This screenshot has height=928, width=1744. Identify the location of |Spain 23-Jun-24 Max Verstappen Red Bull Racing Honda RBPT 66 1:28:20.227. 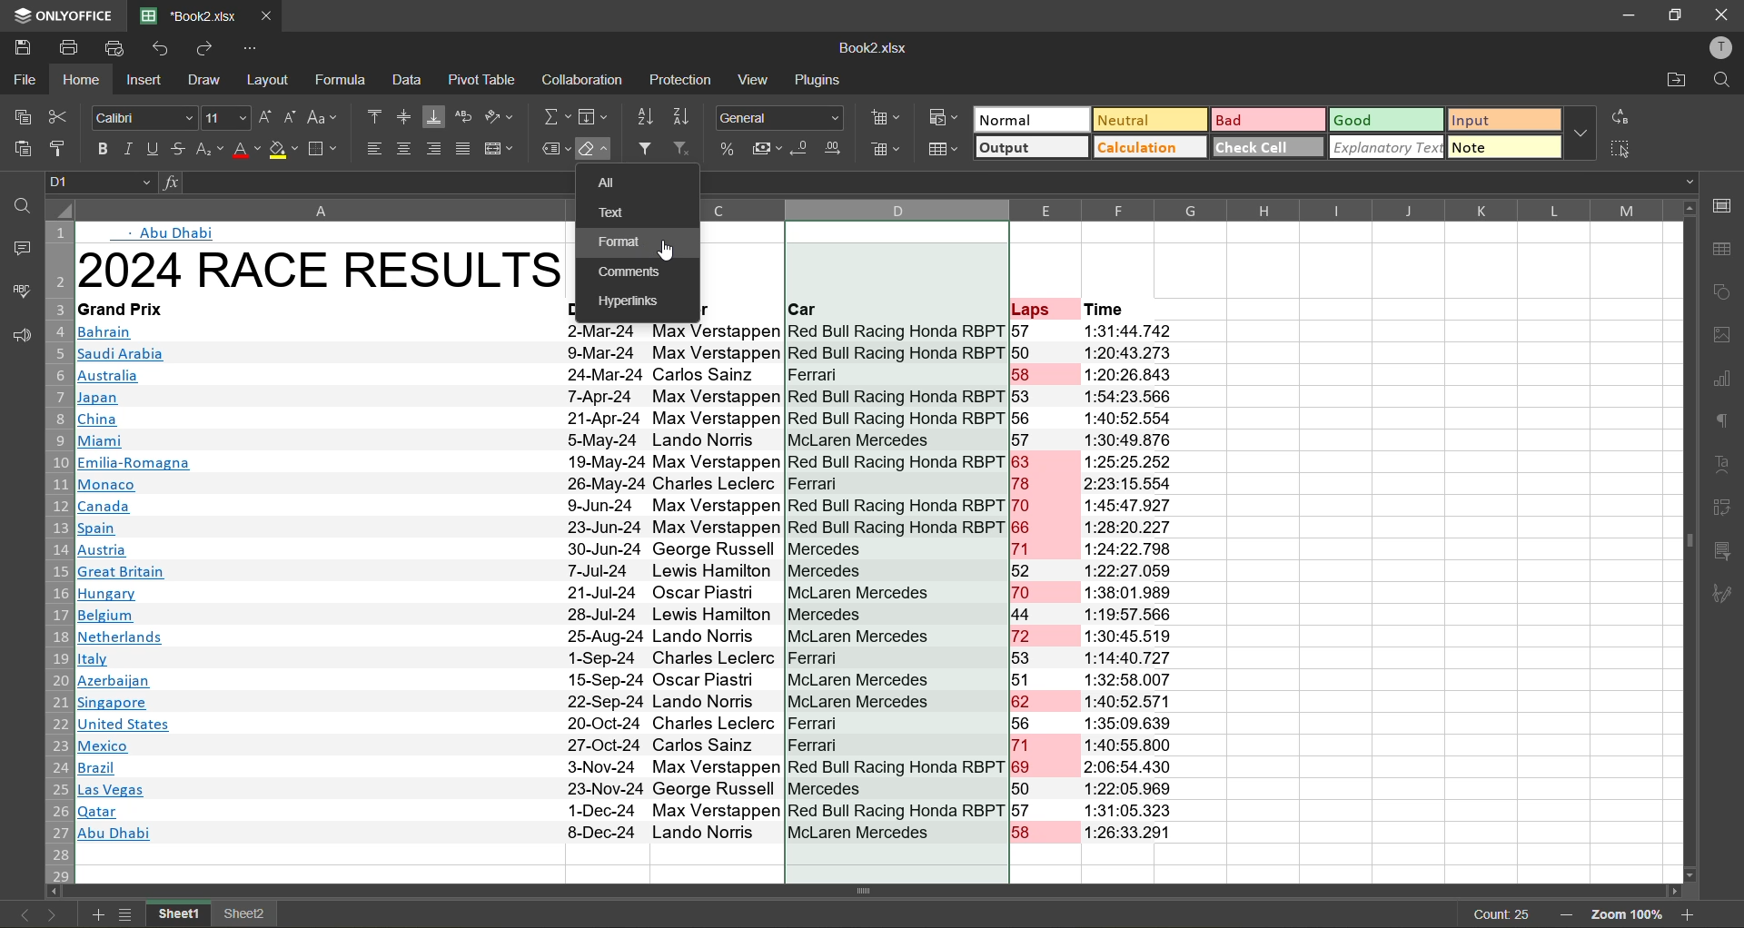
(627, 528).